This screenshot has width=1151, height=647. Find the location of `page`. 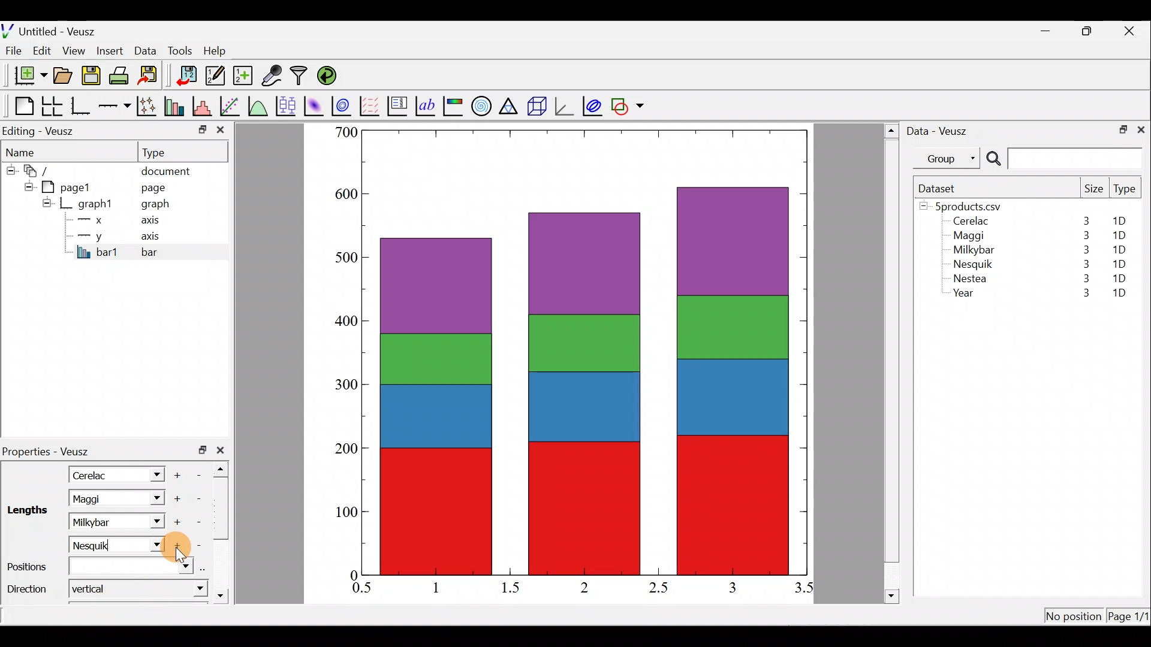

page is located at coordinates (152, 187).